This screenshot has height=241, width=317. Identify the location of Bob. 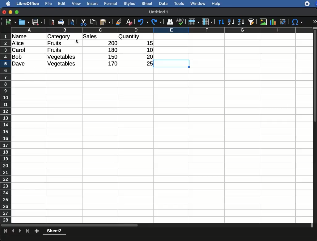
(17, 57).